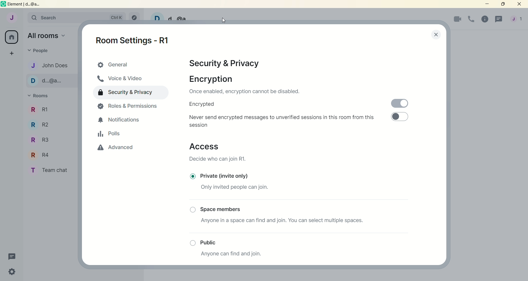 The width and height of the screenshot is (528, 281). I want to click on D d.@a.., so click(46, 83).